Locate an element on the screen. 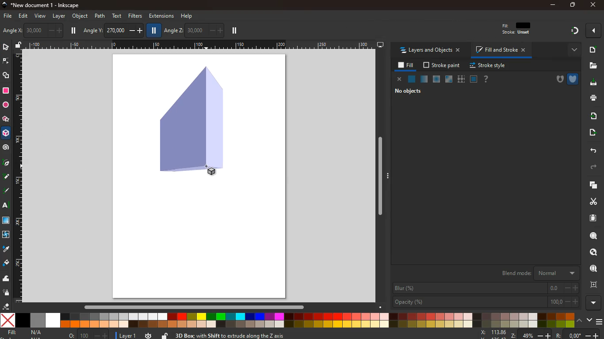  pause is located at coordinates (154, 31).